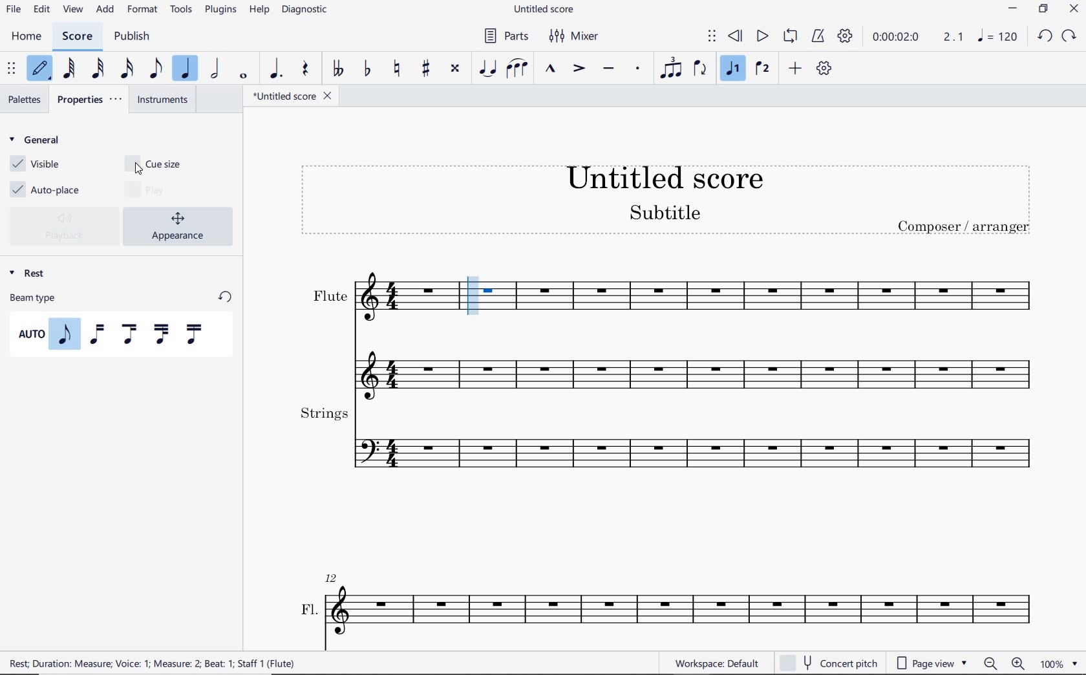  I want to click on page view, so click(930, 661).